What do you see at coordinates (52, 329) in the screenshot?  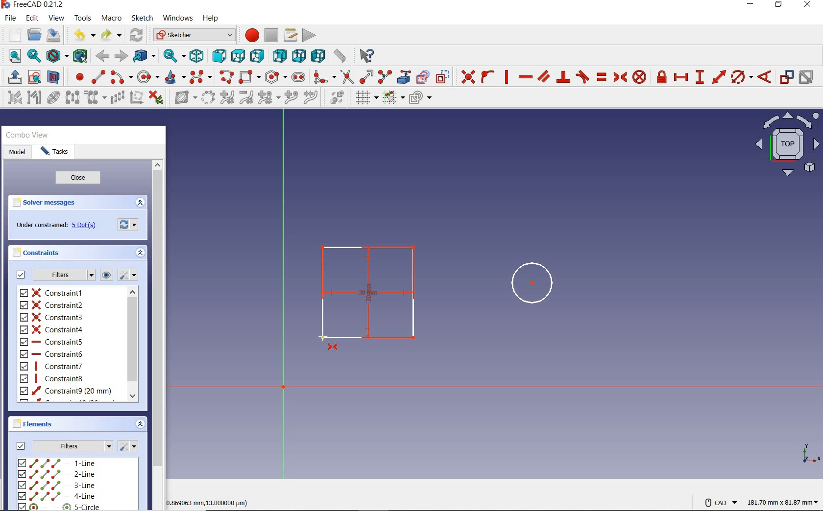 I see `constraint4` at bounding box center [52, 329].